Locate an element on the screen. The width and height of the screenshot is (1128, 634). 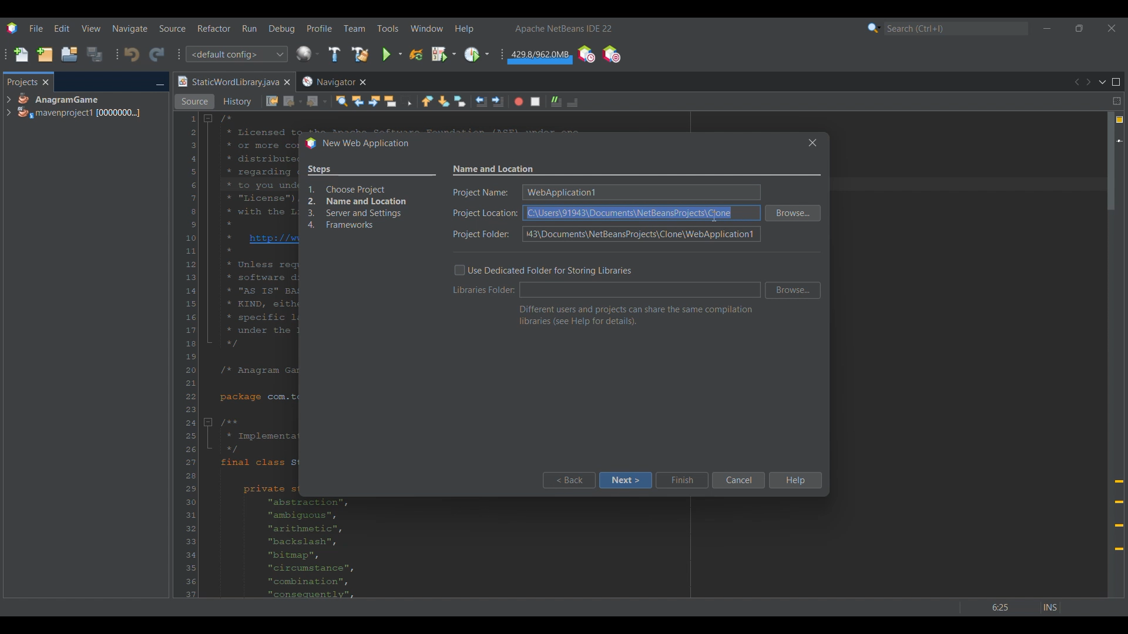
Debug main project options is located at coordinates (444, 53).